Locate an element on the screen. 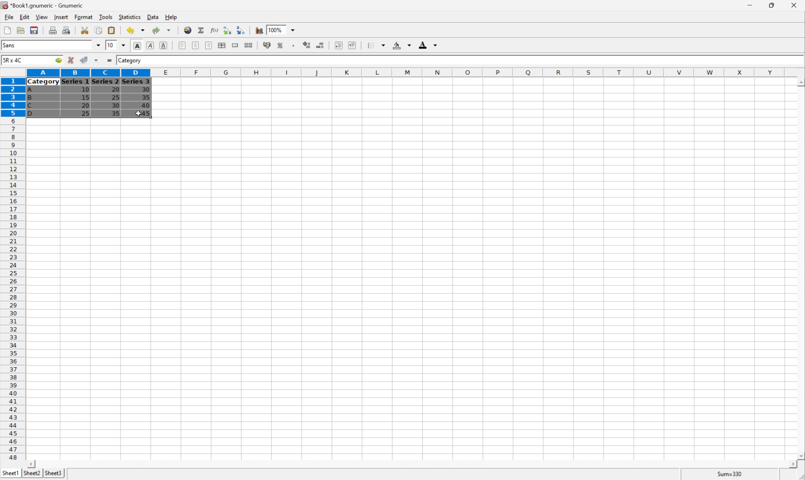 Image resolution: width=805 pixels, height=480 pixels. Background is located at coordinates (401, 44).